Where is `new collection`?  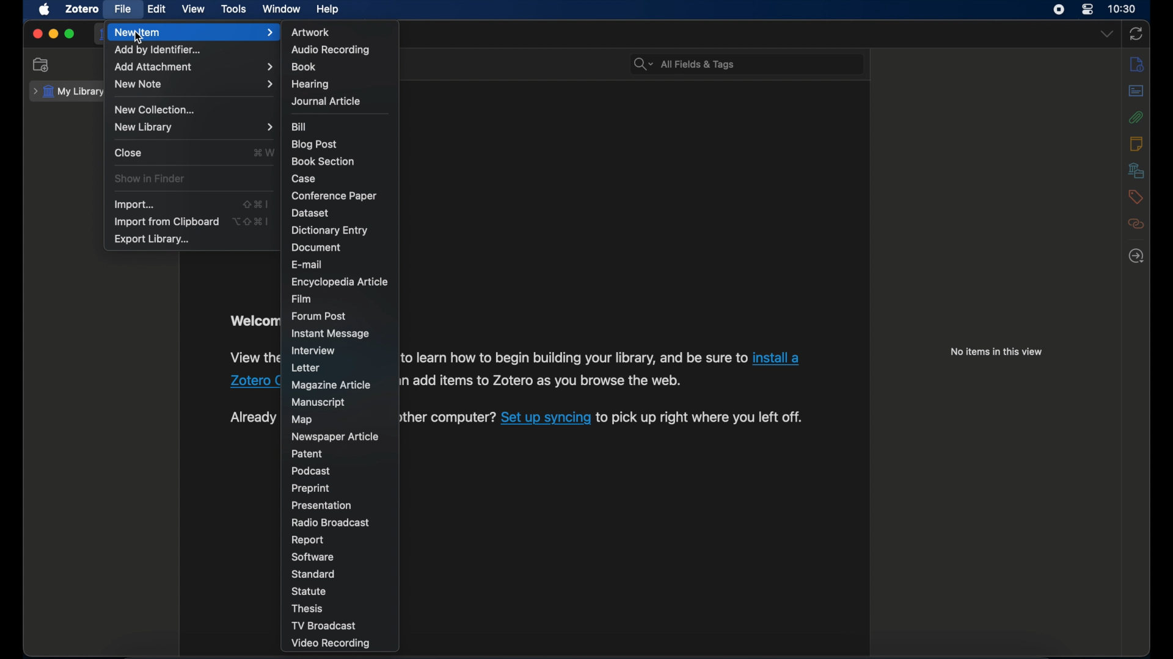 new collection is located at coordinates (41, 65).